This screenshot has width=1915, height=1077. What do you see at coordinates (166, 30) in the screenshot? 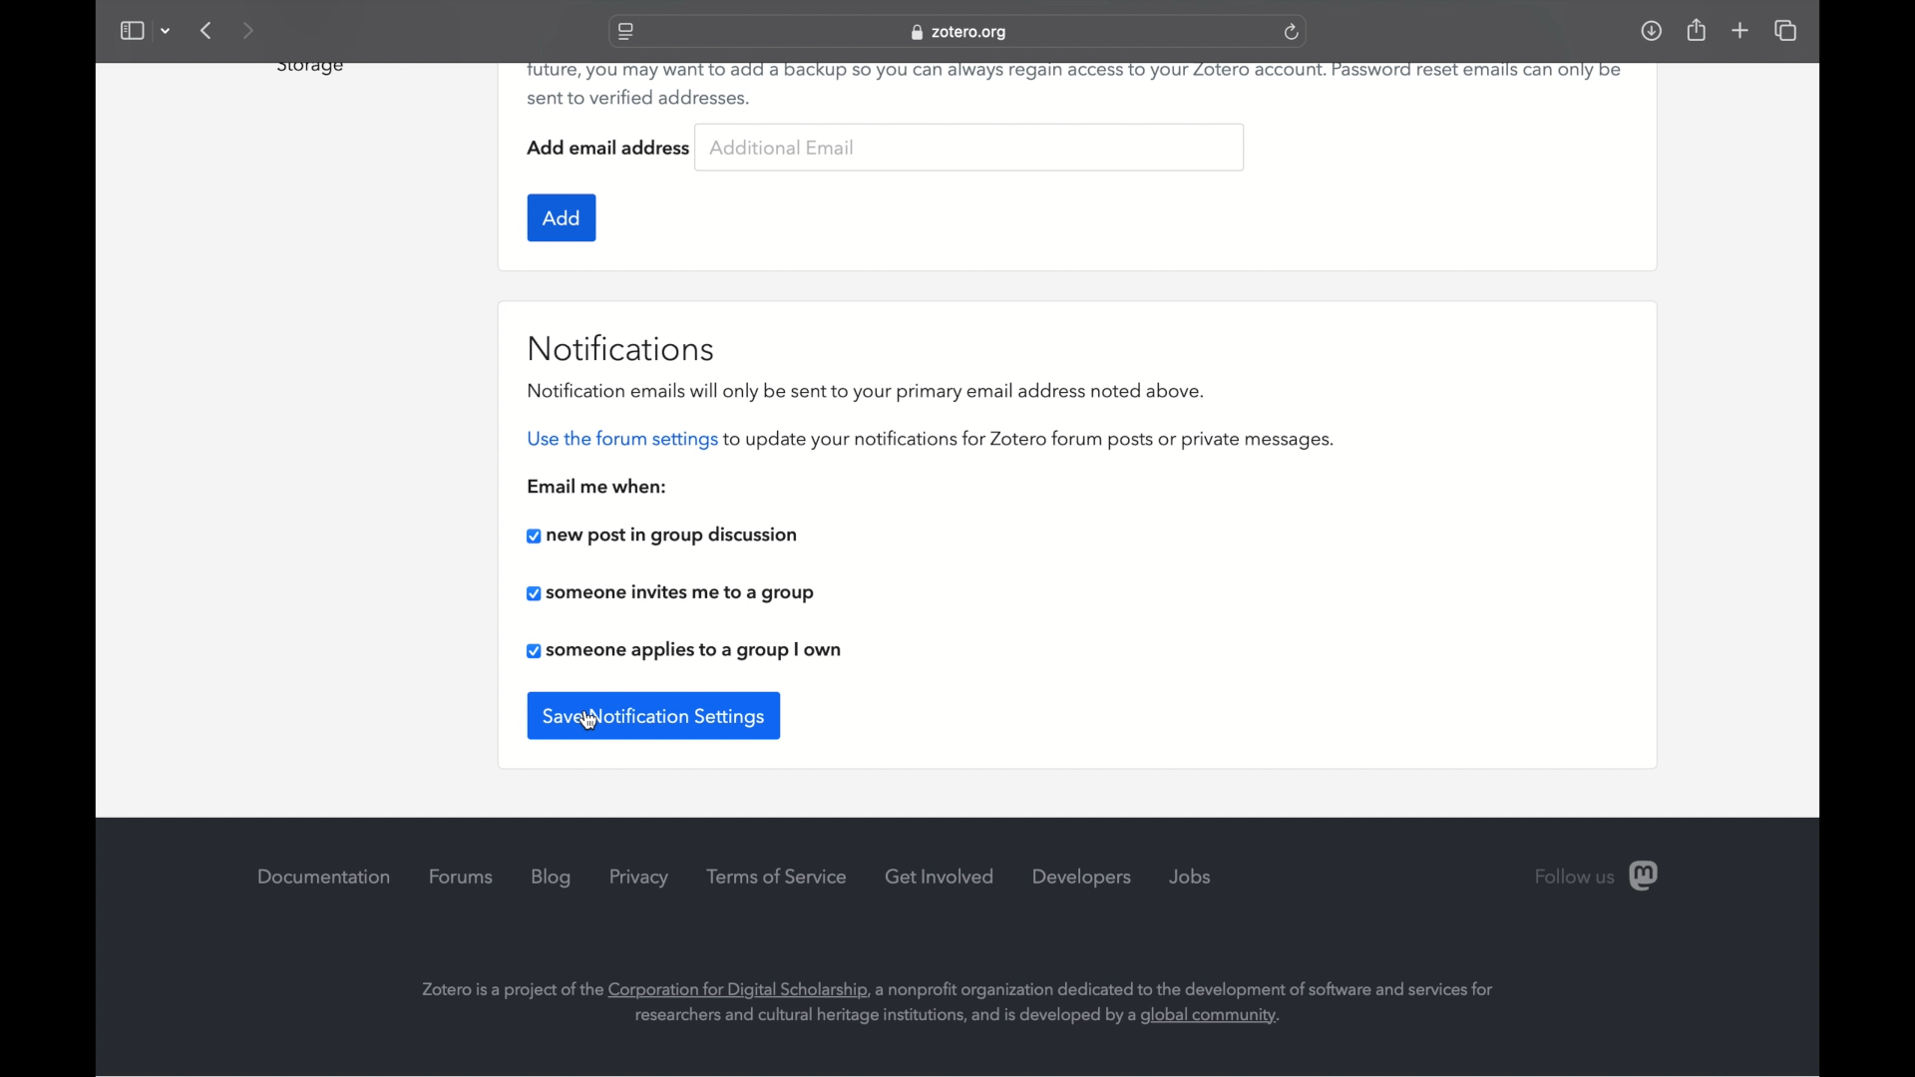
I see `dropdown` at bounding box center [166, 30].